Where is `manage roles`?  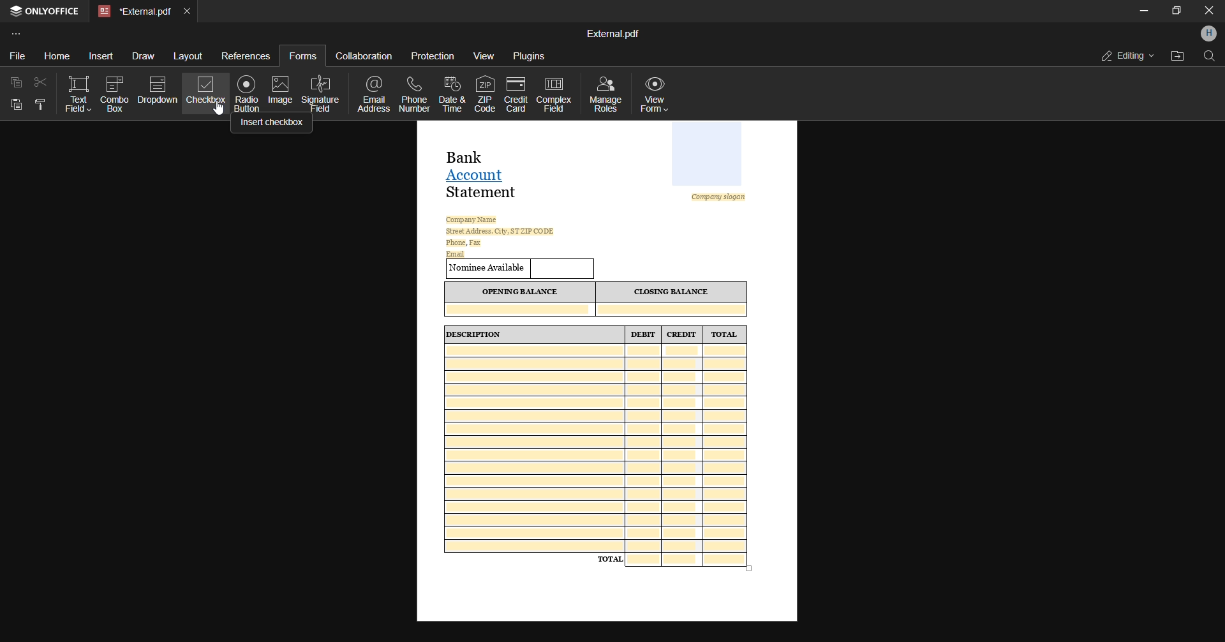 manage roles is located at coordinates (605, 93).